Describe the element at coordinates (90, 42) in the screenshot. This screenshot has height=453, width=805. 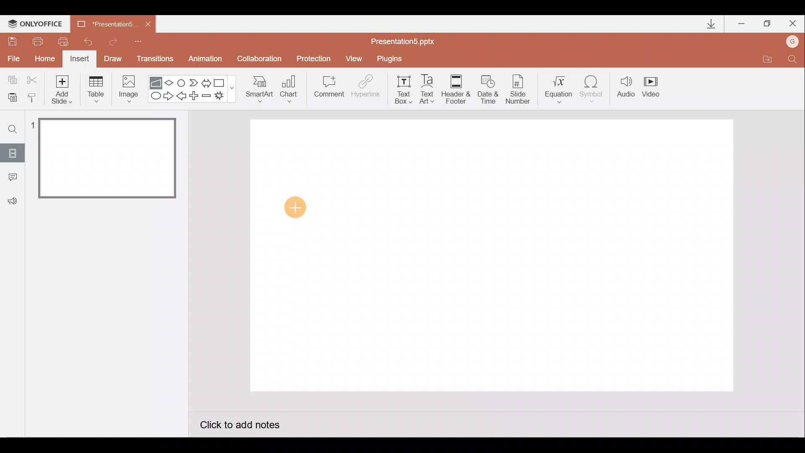
I see `Undo` at that location.